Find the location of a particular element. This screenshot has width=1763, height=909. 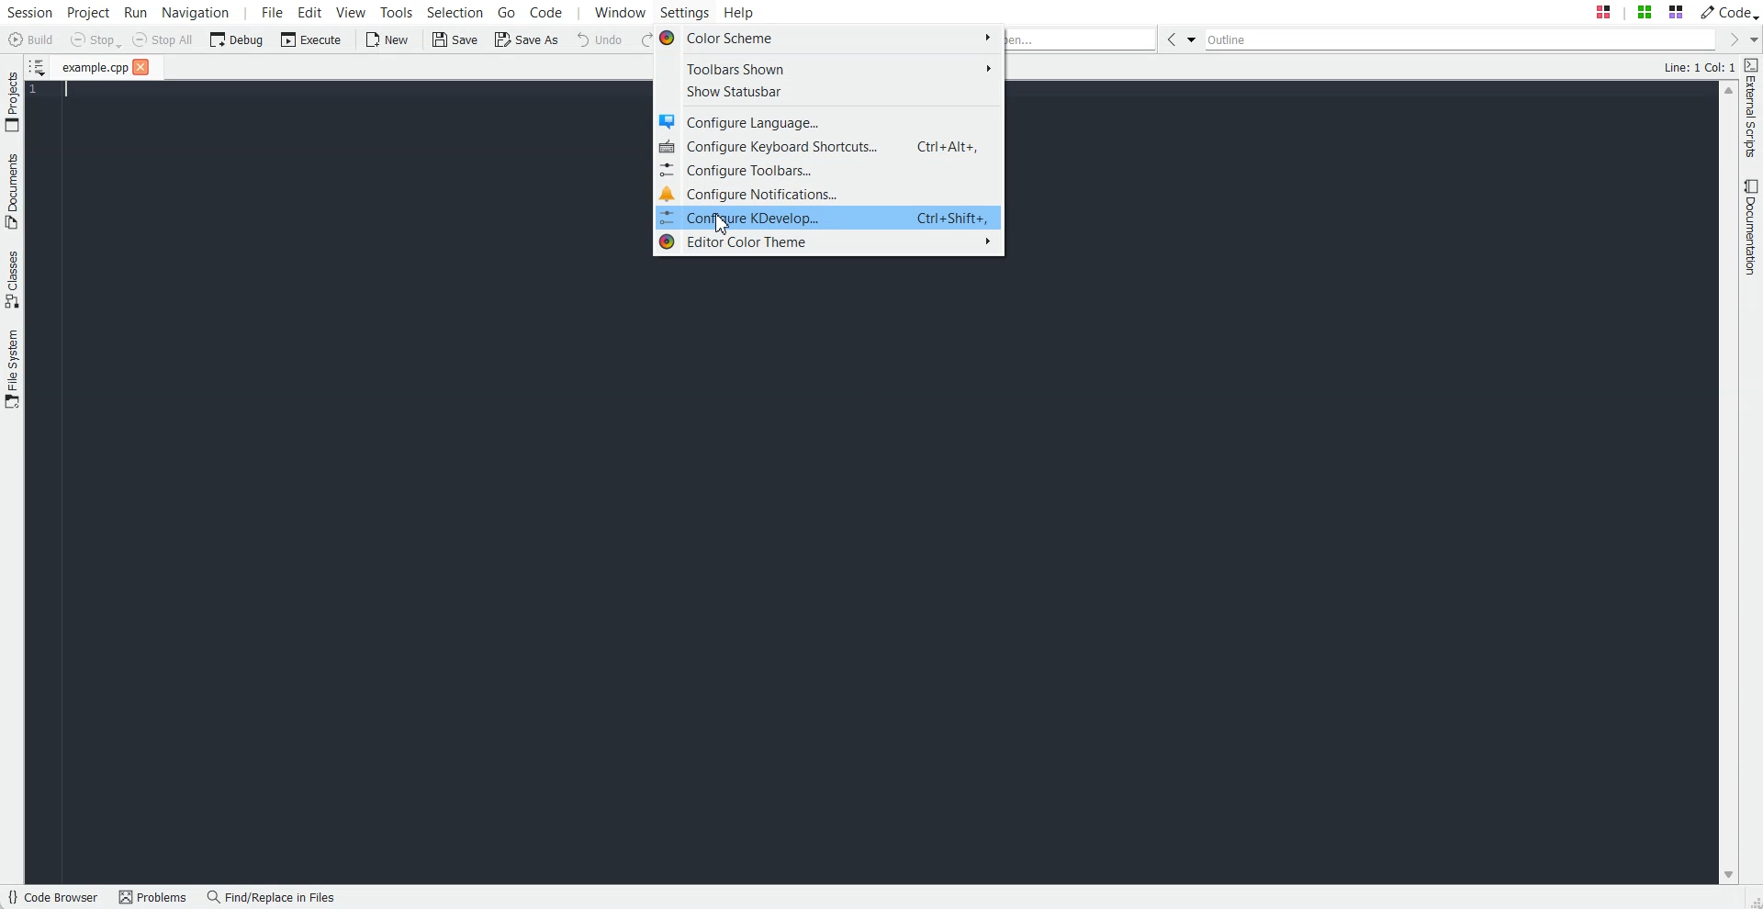

Go Forward is located at coordinates (1728, 39).